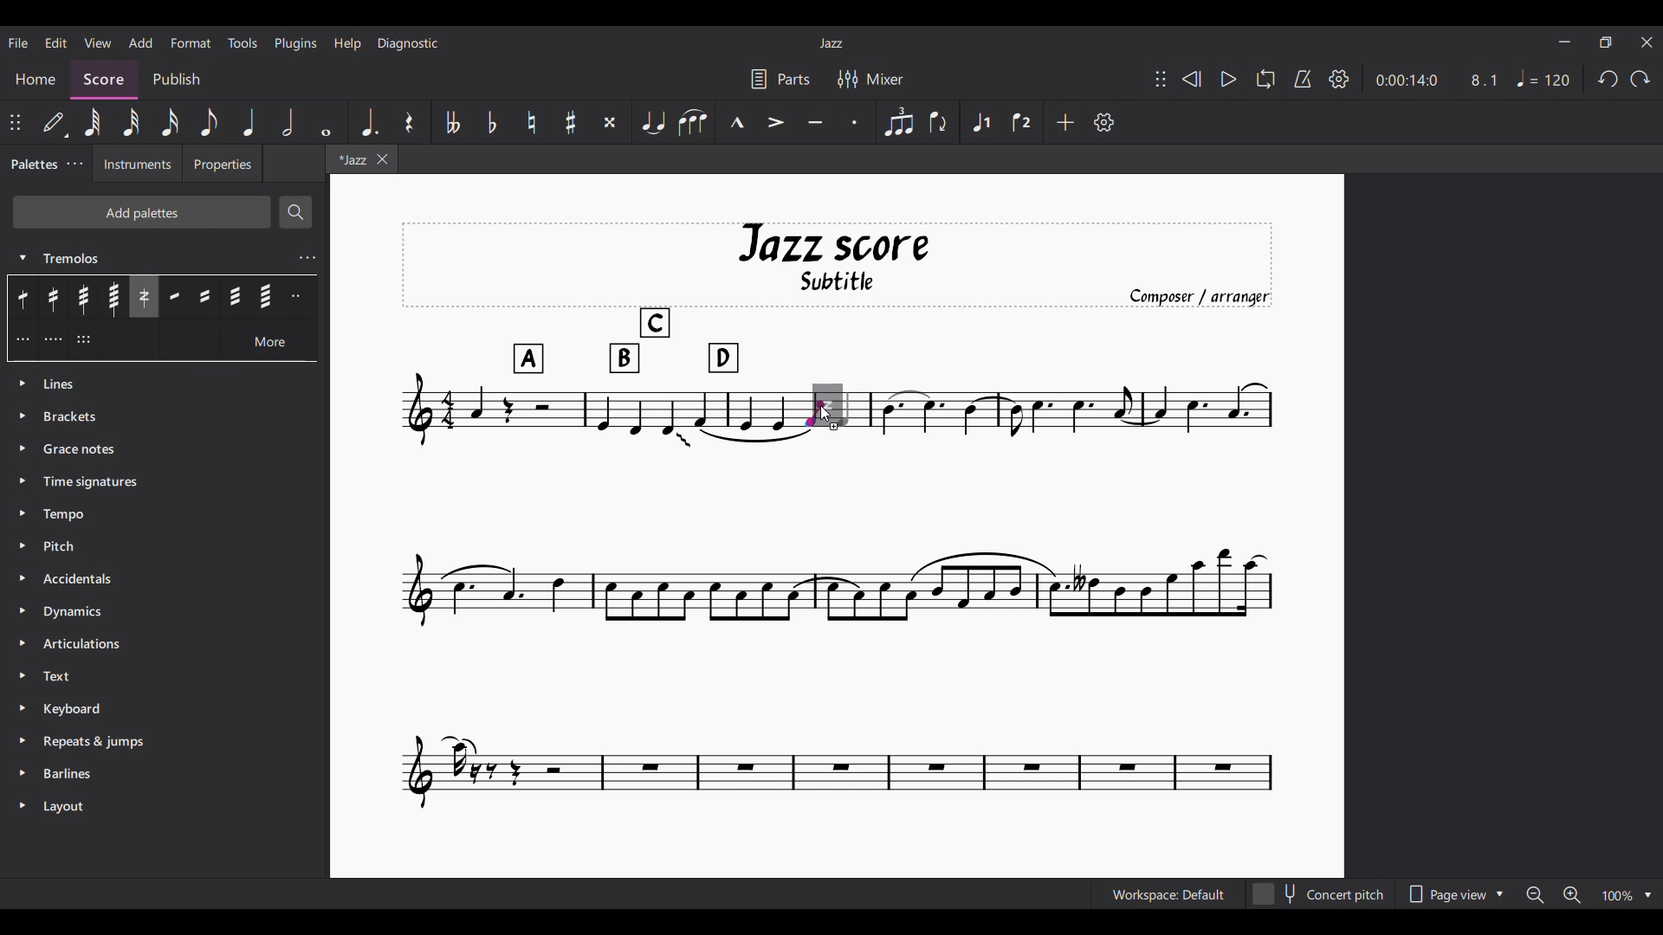 The width and height of the screenshot is (1663, 935). Describe the element at coordinates (92, 122) in the screenshot. I see `64th note` at that location.